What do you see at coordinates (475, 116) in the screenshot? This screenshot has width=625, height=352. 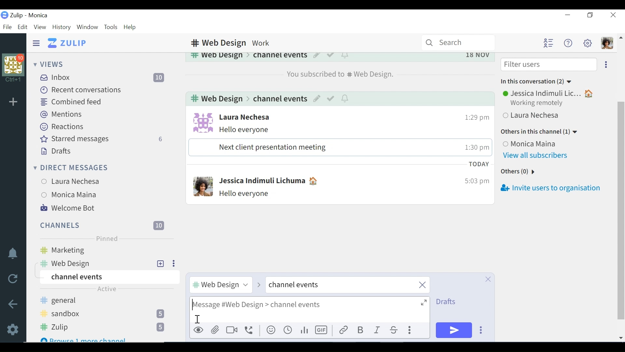 I see `time` at bounding box center [475, 116].